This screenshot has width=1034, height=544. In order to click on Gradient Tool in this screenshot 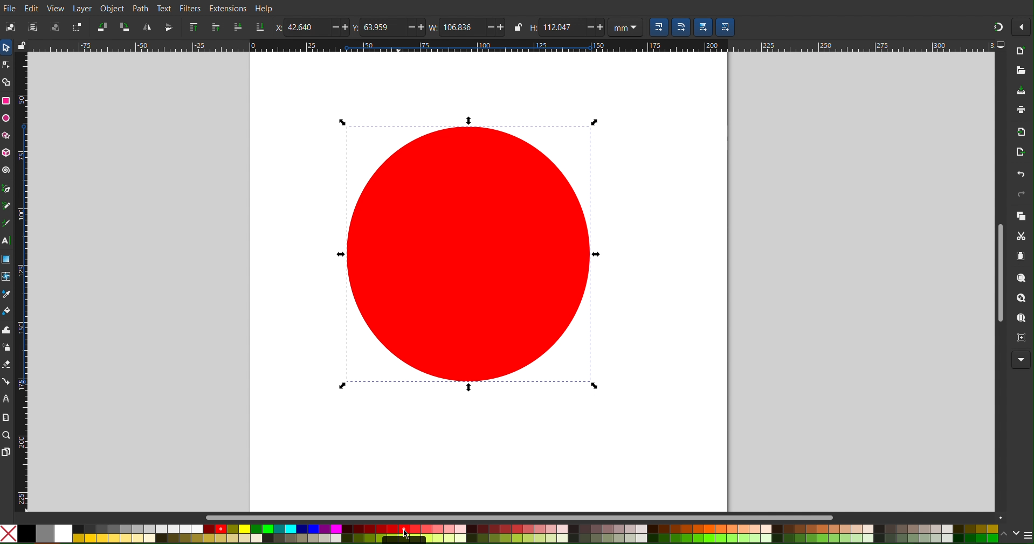, I will do `click(6, 259)`.